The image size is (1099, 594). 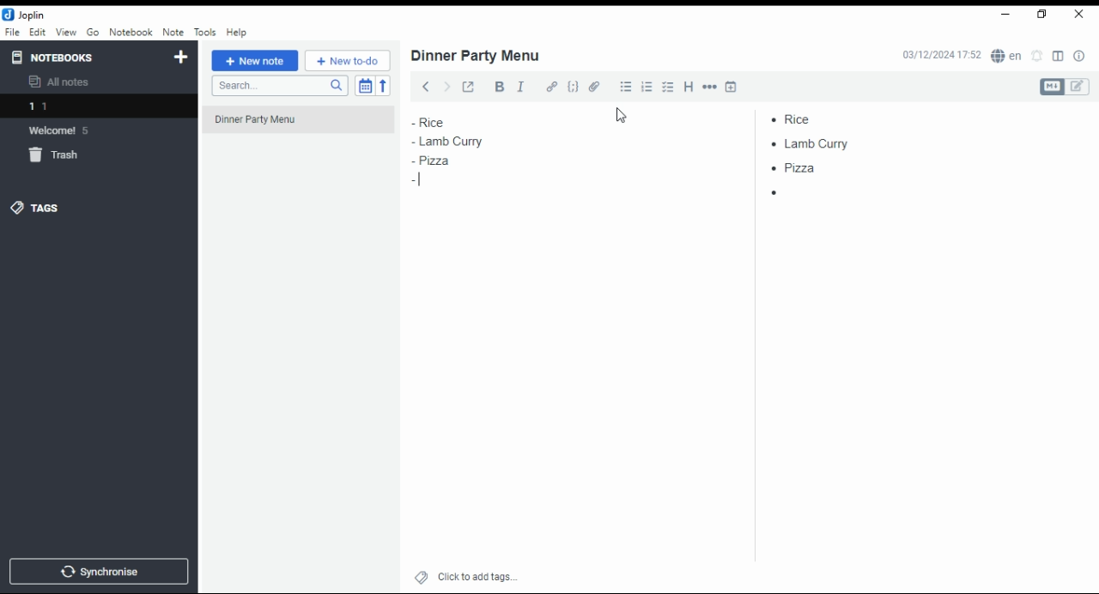 I want to click on edit, so click(x=38, y=32).